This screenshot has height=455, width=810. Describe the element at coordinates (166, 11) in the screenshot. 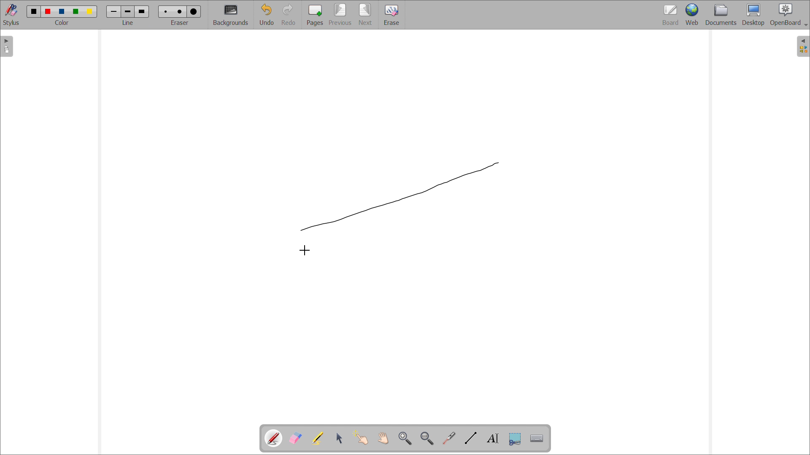

I see `Eraser size` at that location.